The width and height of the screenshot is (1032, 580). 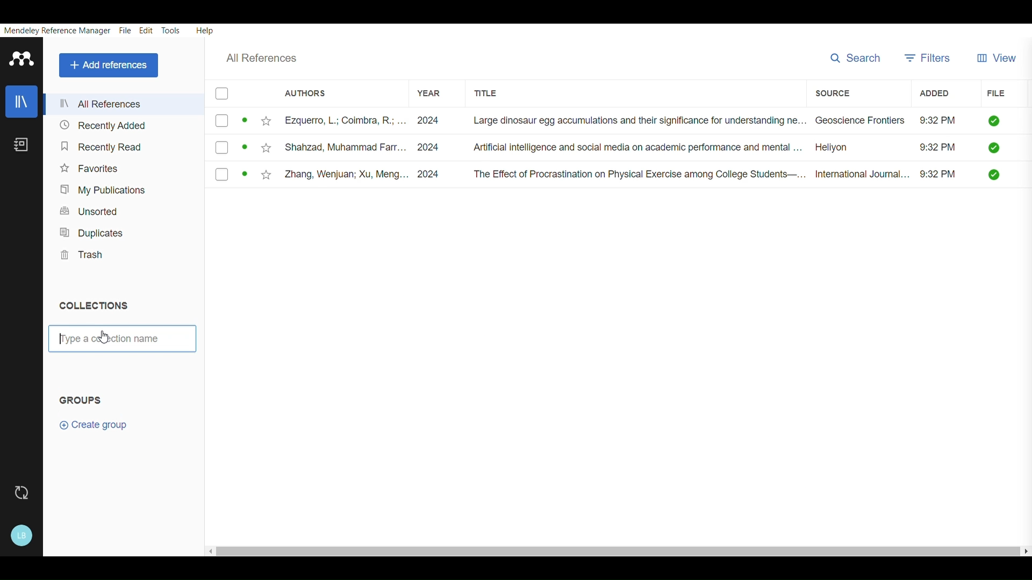 I want to click on SOURCE, so click(x=832, y=92).